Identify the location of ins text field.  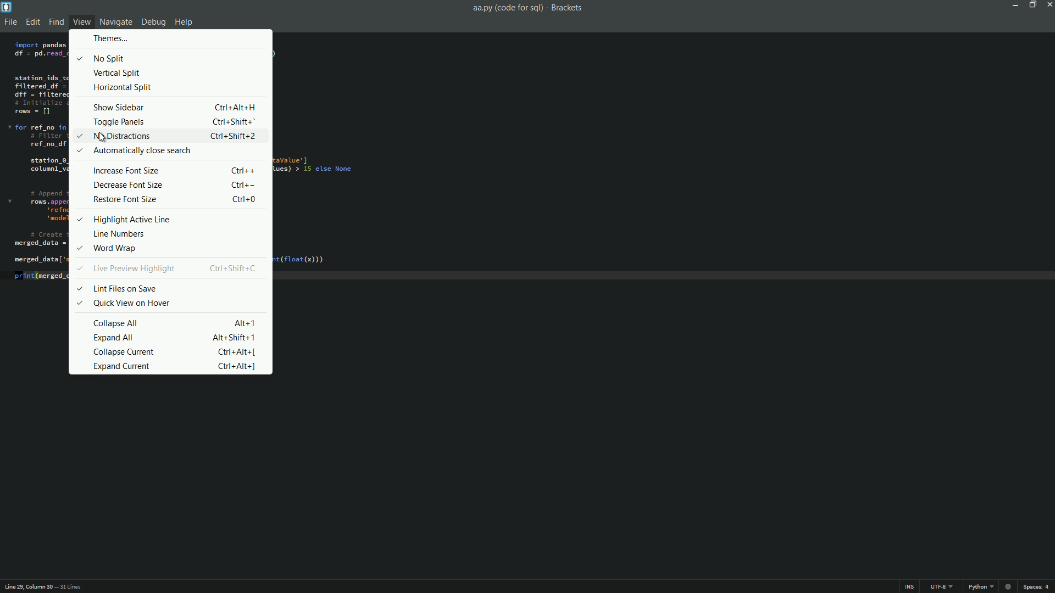
(909, 586).